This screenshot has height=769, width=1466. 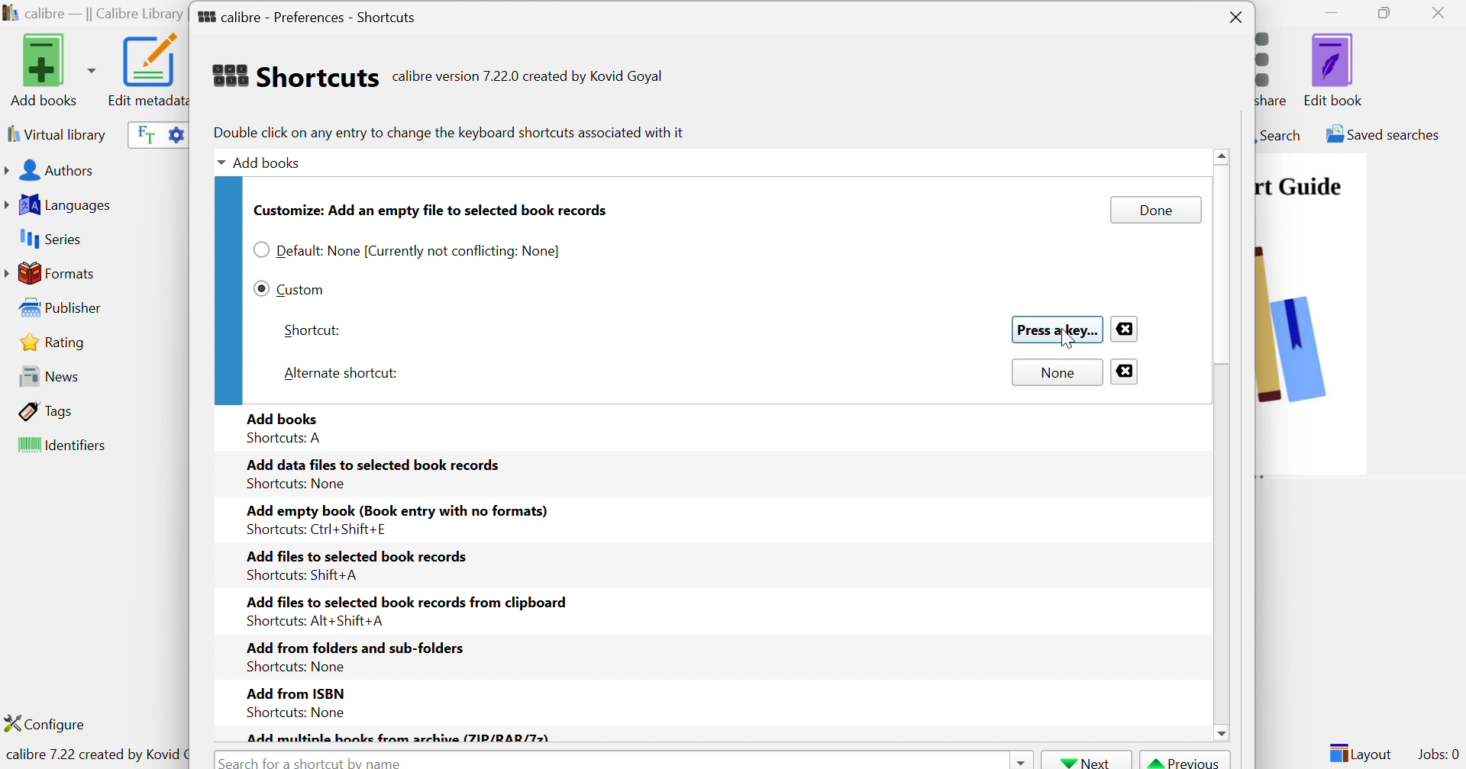 I want to click on Shortcuts: None, so click(x=296, y=484).